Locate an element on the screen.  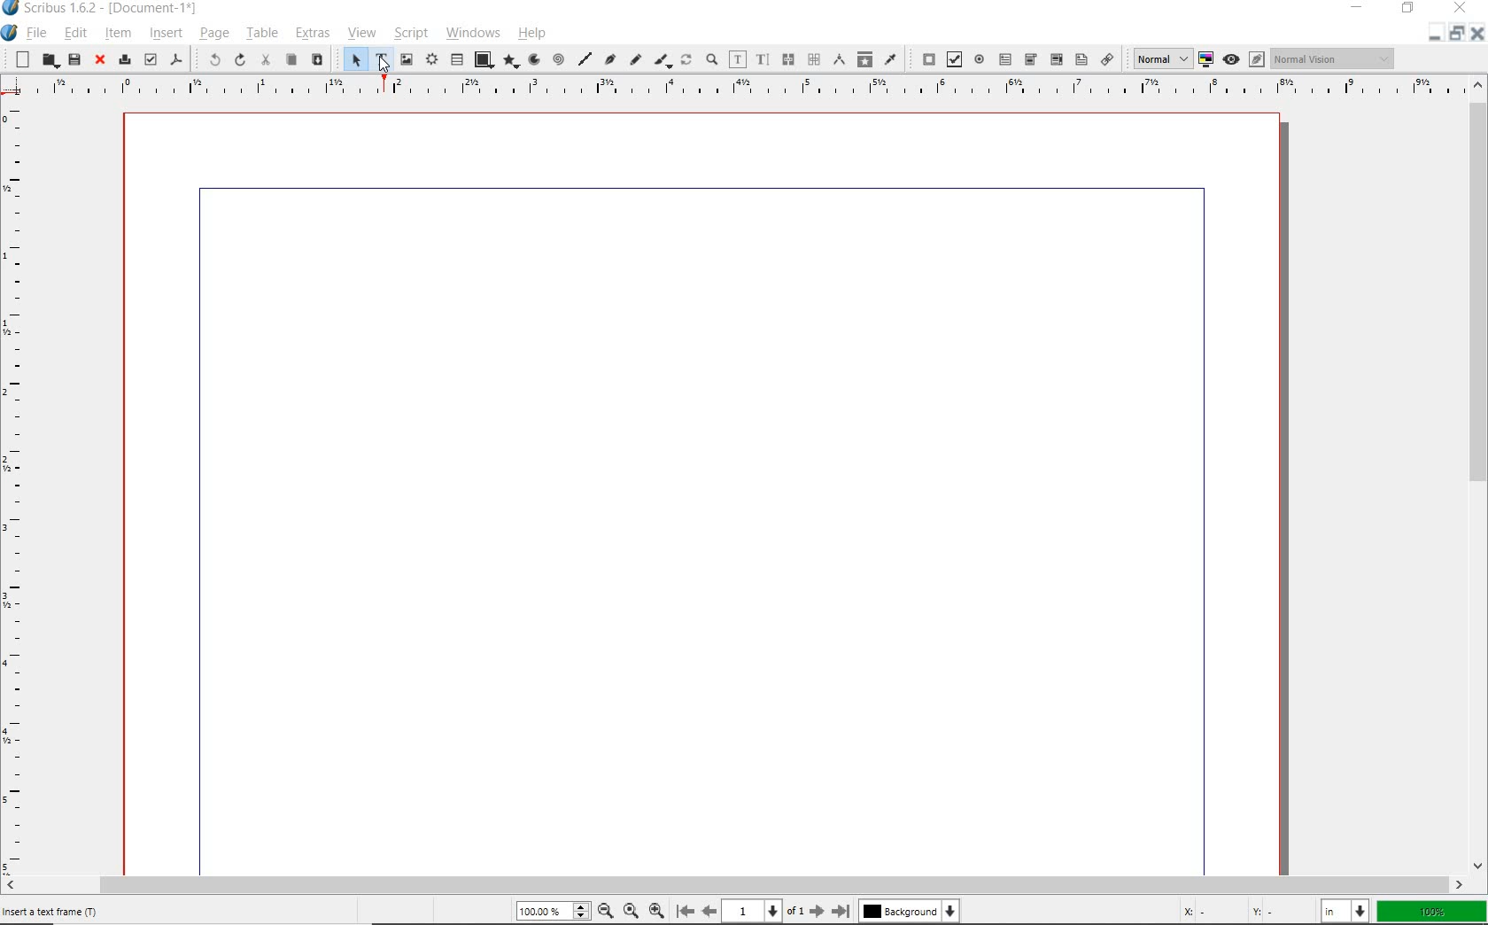
minimize is located at coordinates (1454, 34).